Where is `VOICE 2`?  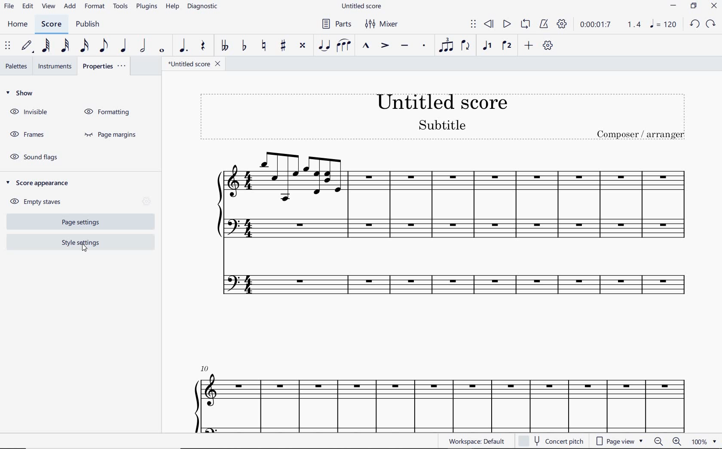
VOICE 2 is located at coordinates (506, 46).